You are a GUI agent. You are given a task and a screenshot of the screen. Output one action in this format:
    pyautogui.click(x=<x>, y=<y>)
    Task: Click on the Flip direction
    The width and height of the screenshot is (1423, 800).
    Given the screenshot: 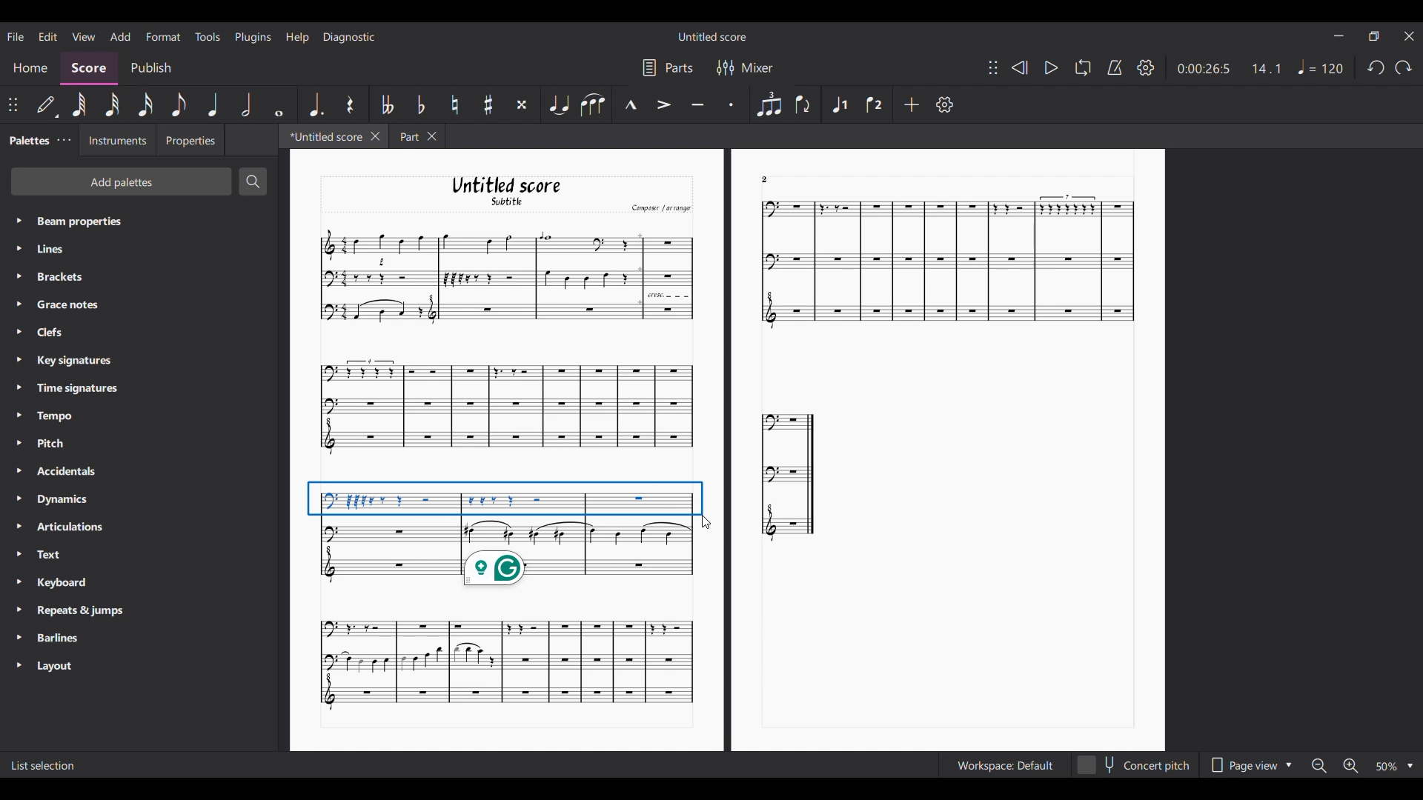 What is the action you would take?
    pyautogui.click(x=803, y=104)
    